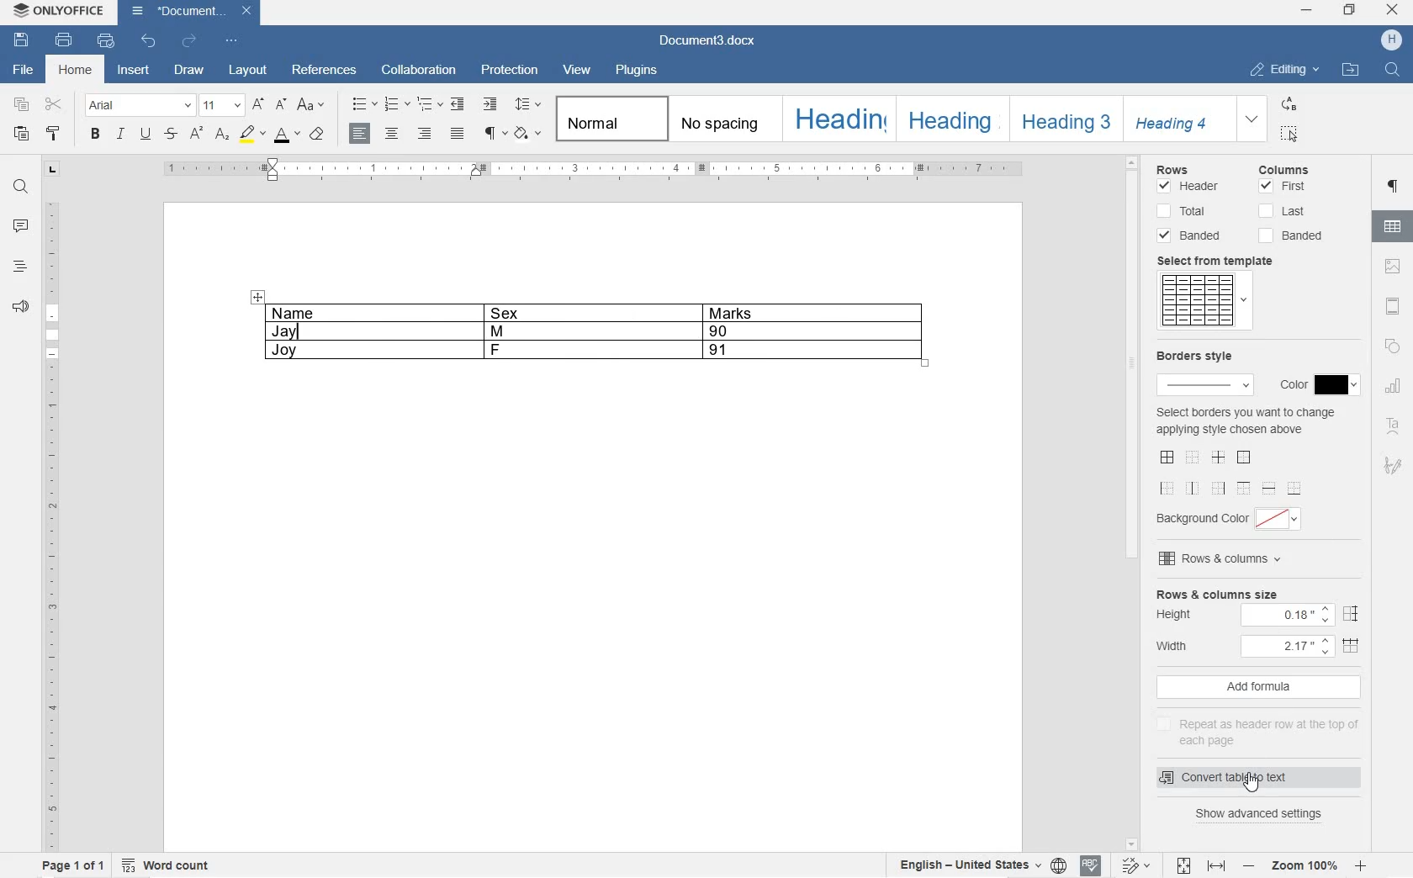 The height and width of the screenshot is (878, 1413). I want to click on PAGE 1 OF 1, so click(71, 865).